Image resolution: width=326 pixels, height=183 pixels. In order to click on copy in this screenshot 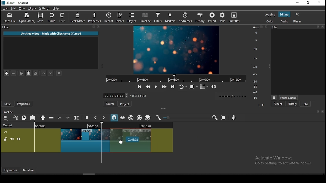, I will do `click(25, 118)`.